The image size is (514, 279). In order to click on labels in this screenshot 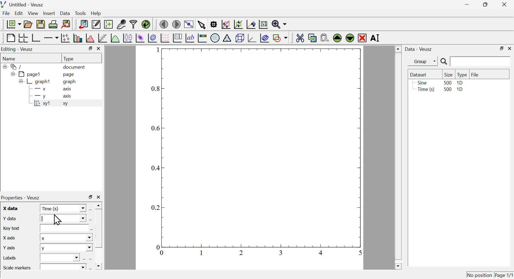, I will do `click(11, 258)`.